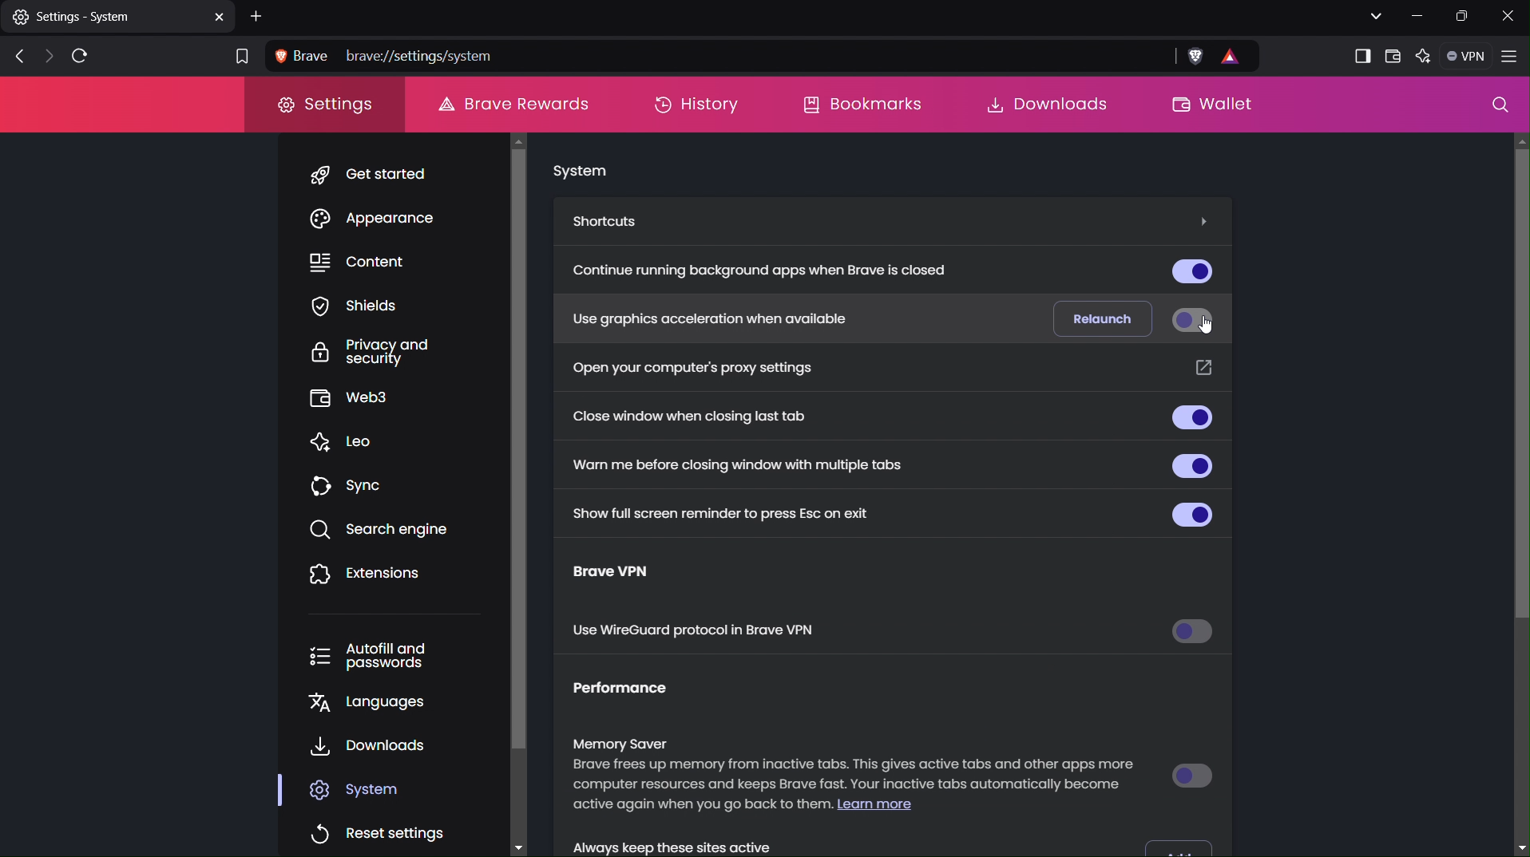  I want to click on Use Wireguard protocol, so click(698, 632).